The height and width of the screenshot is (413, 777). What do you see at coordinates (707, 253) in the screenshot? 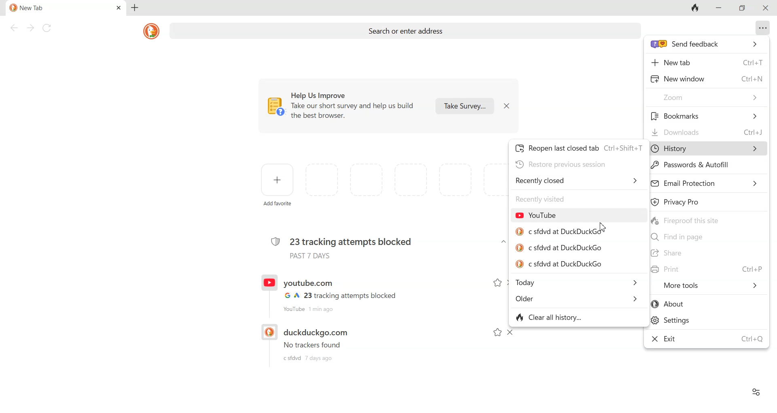
I see `Share` at bounding box center [707, 253].